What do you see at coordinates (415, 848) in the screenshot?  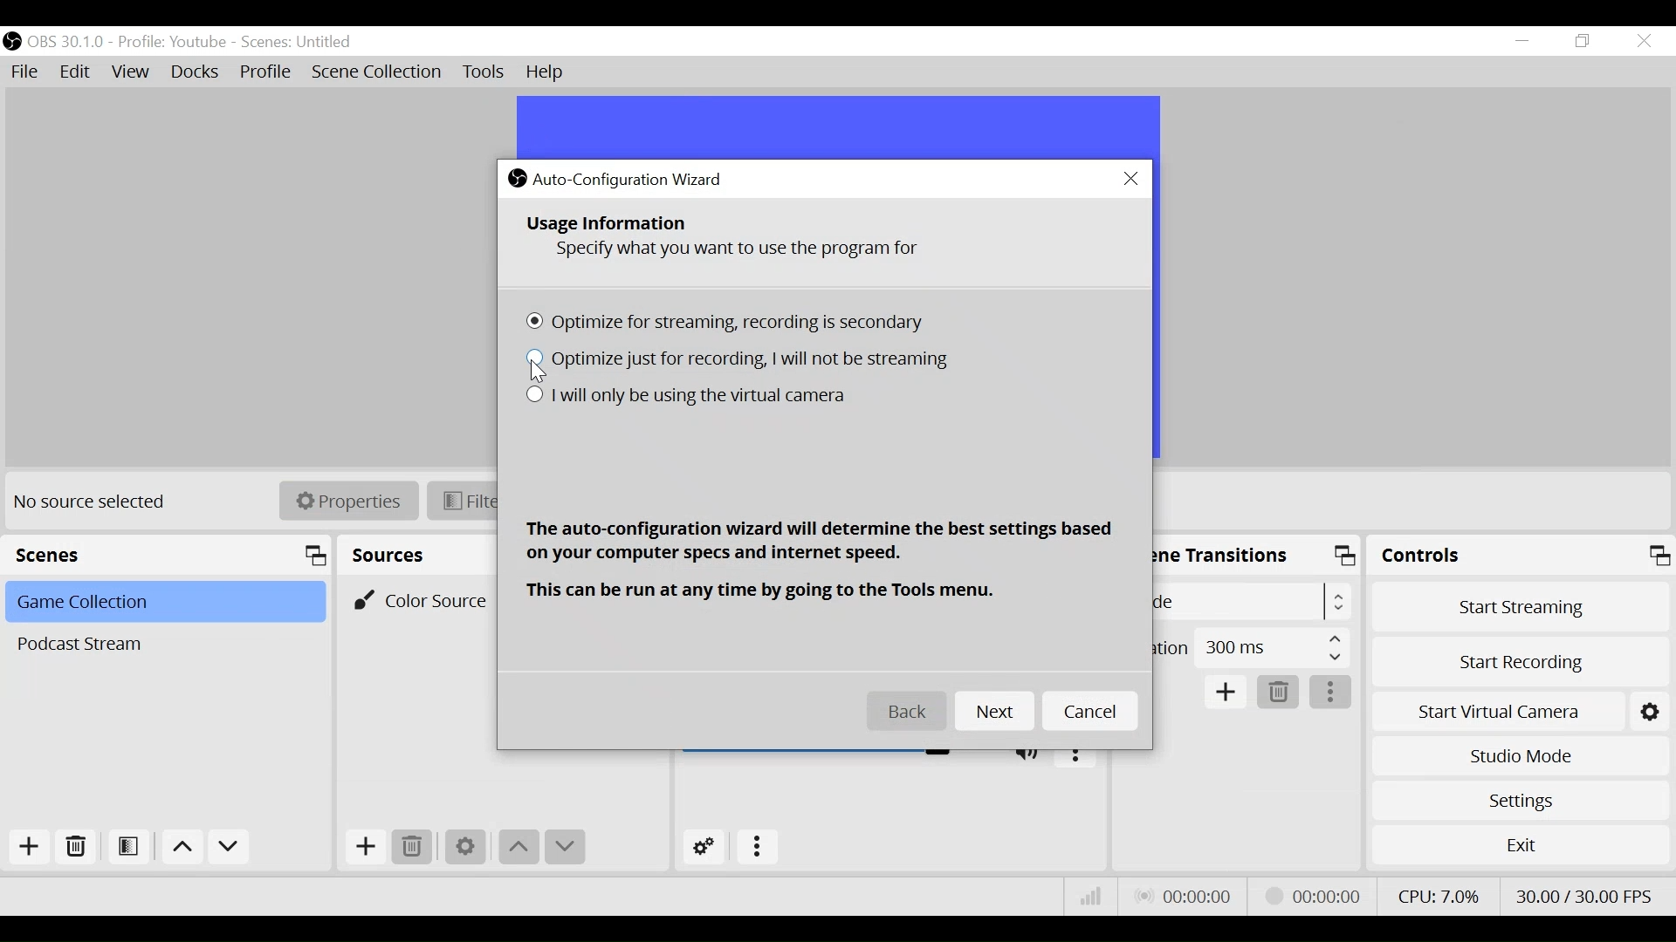 I see `Remove` at bounding box center [415, 848].